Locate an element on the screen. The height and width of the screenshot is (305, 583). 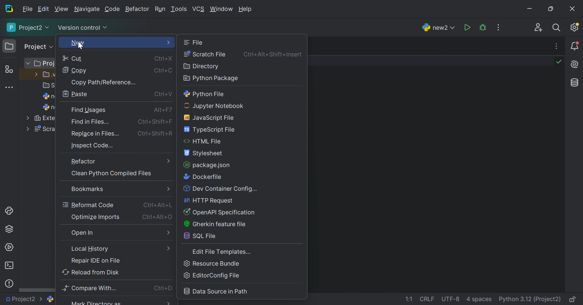
Replace in file is located at coordinates (95, 133).